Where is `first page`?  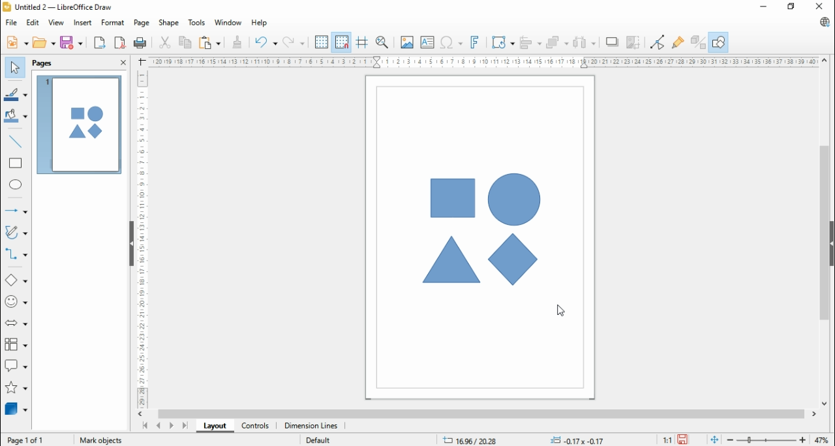
first page is located at coordinates (144, 426).